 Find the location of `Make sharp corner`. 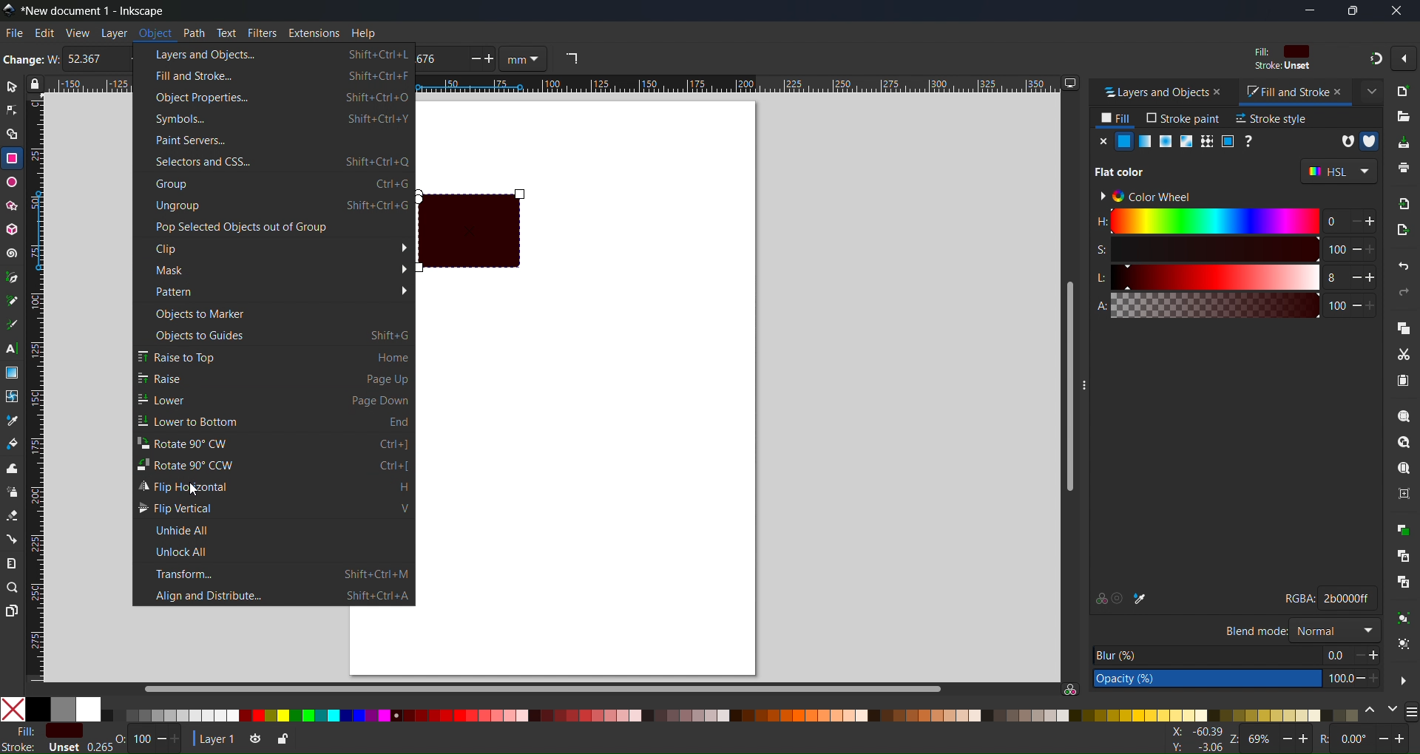

Make sharp corner is located at coordinates (571, 59).